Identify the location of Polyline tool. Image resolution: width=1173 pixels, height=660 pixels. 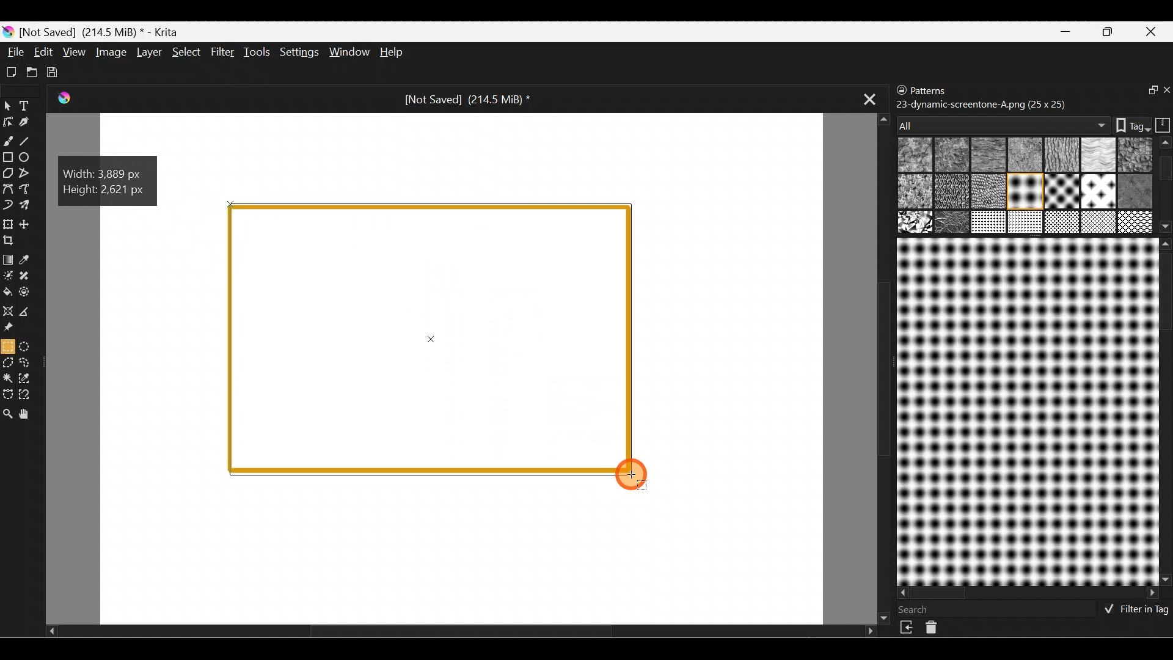
(26, 174).